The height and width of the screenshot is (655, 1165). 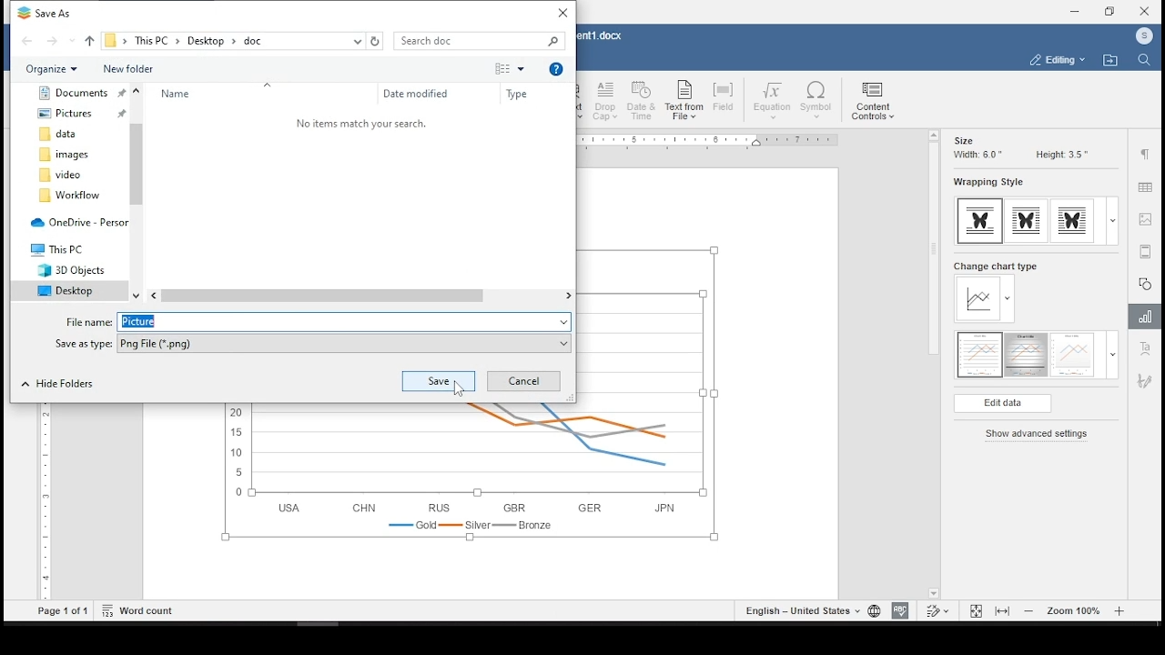 I want to click on save, so click(x=437, y=380).